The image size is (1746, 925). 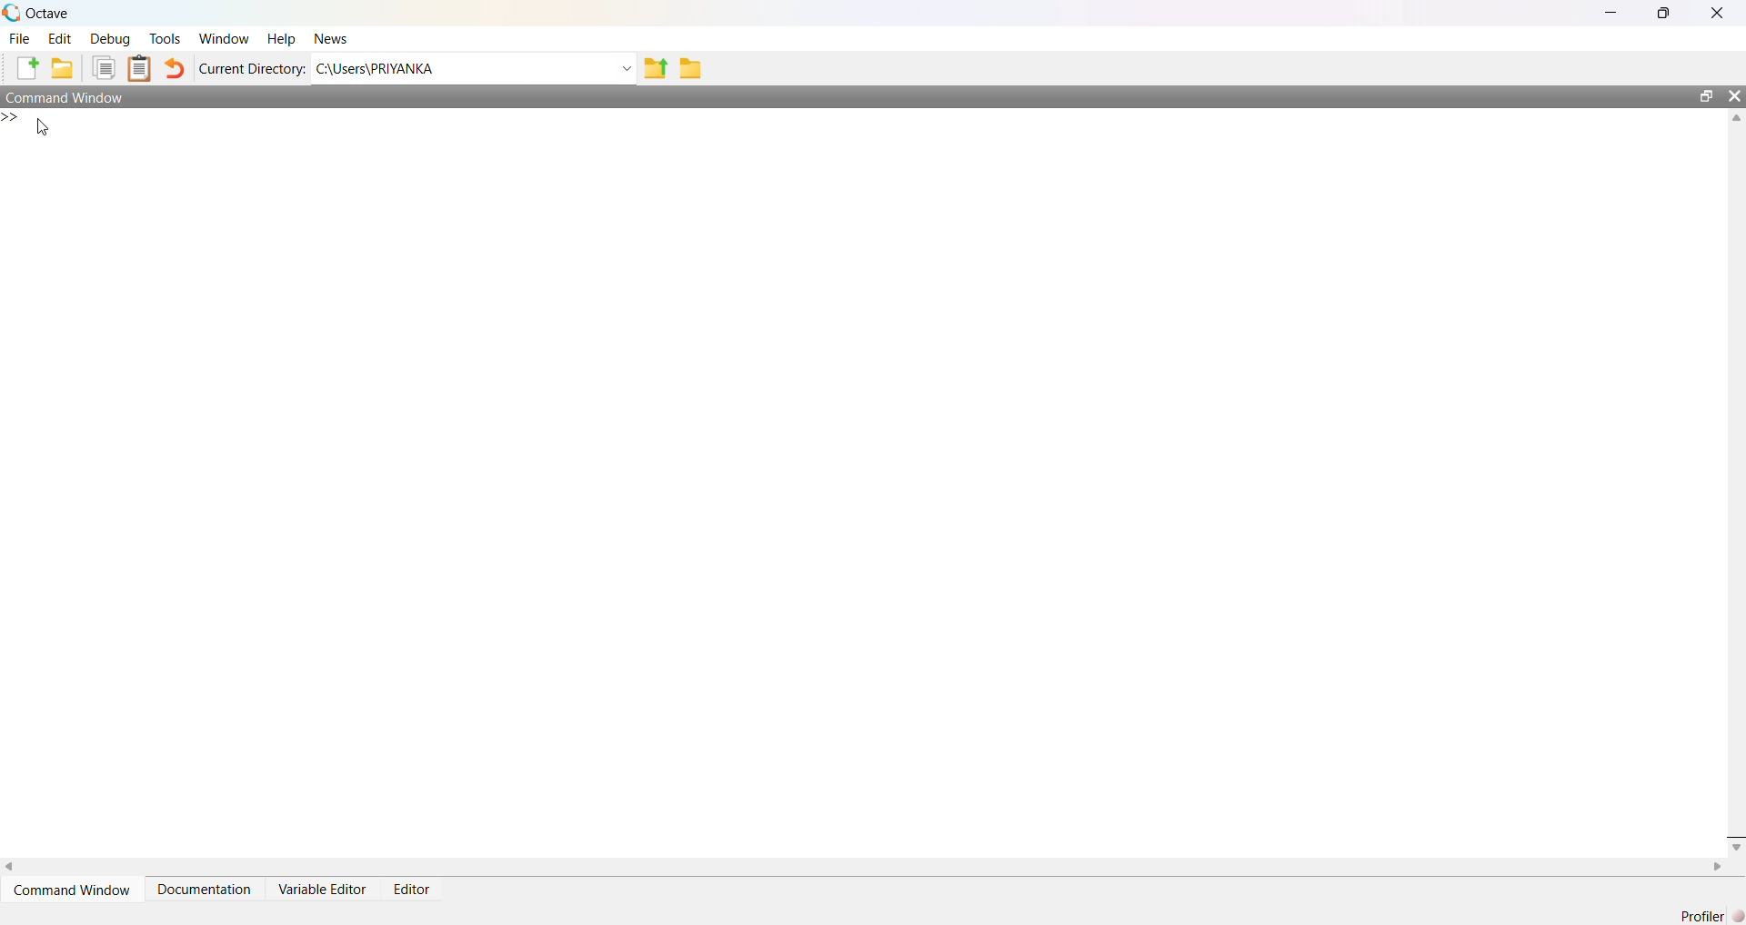 I want to click on tools, so click(x=166, y=40).